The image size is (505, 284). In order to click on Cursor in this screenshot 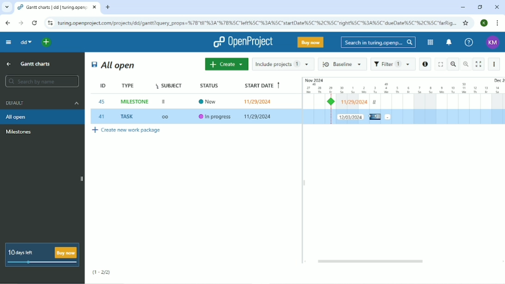, I will do `click(374, 117)`.